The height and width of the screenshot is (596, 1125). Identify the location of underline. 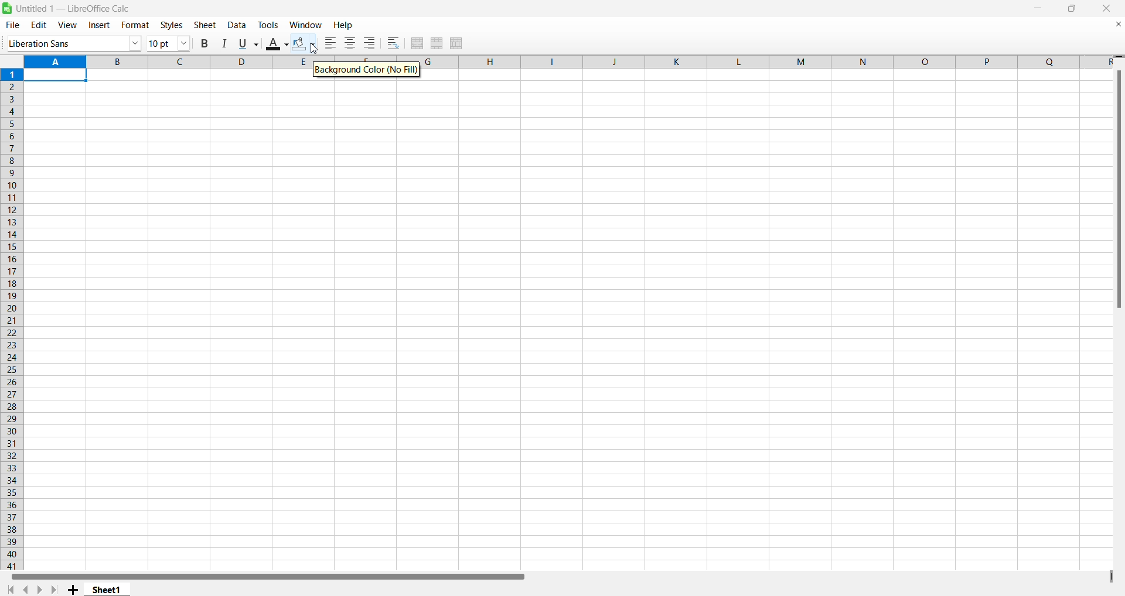
(246, 43).